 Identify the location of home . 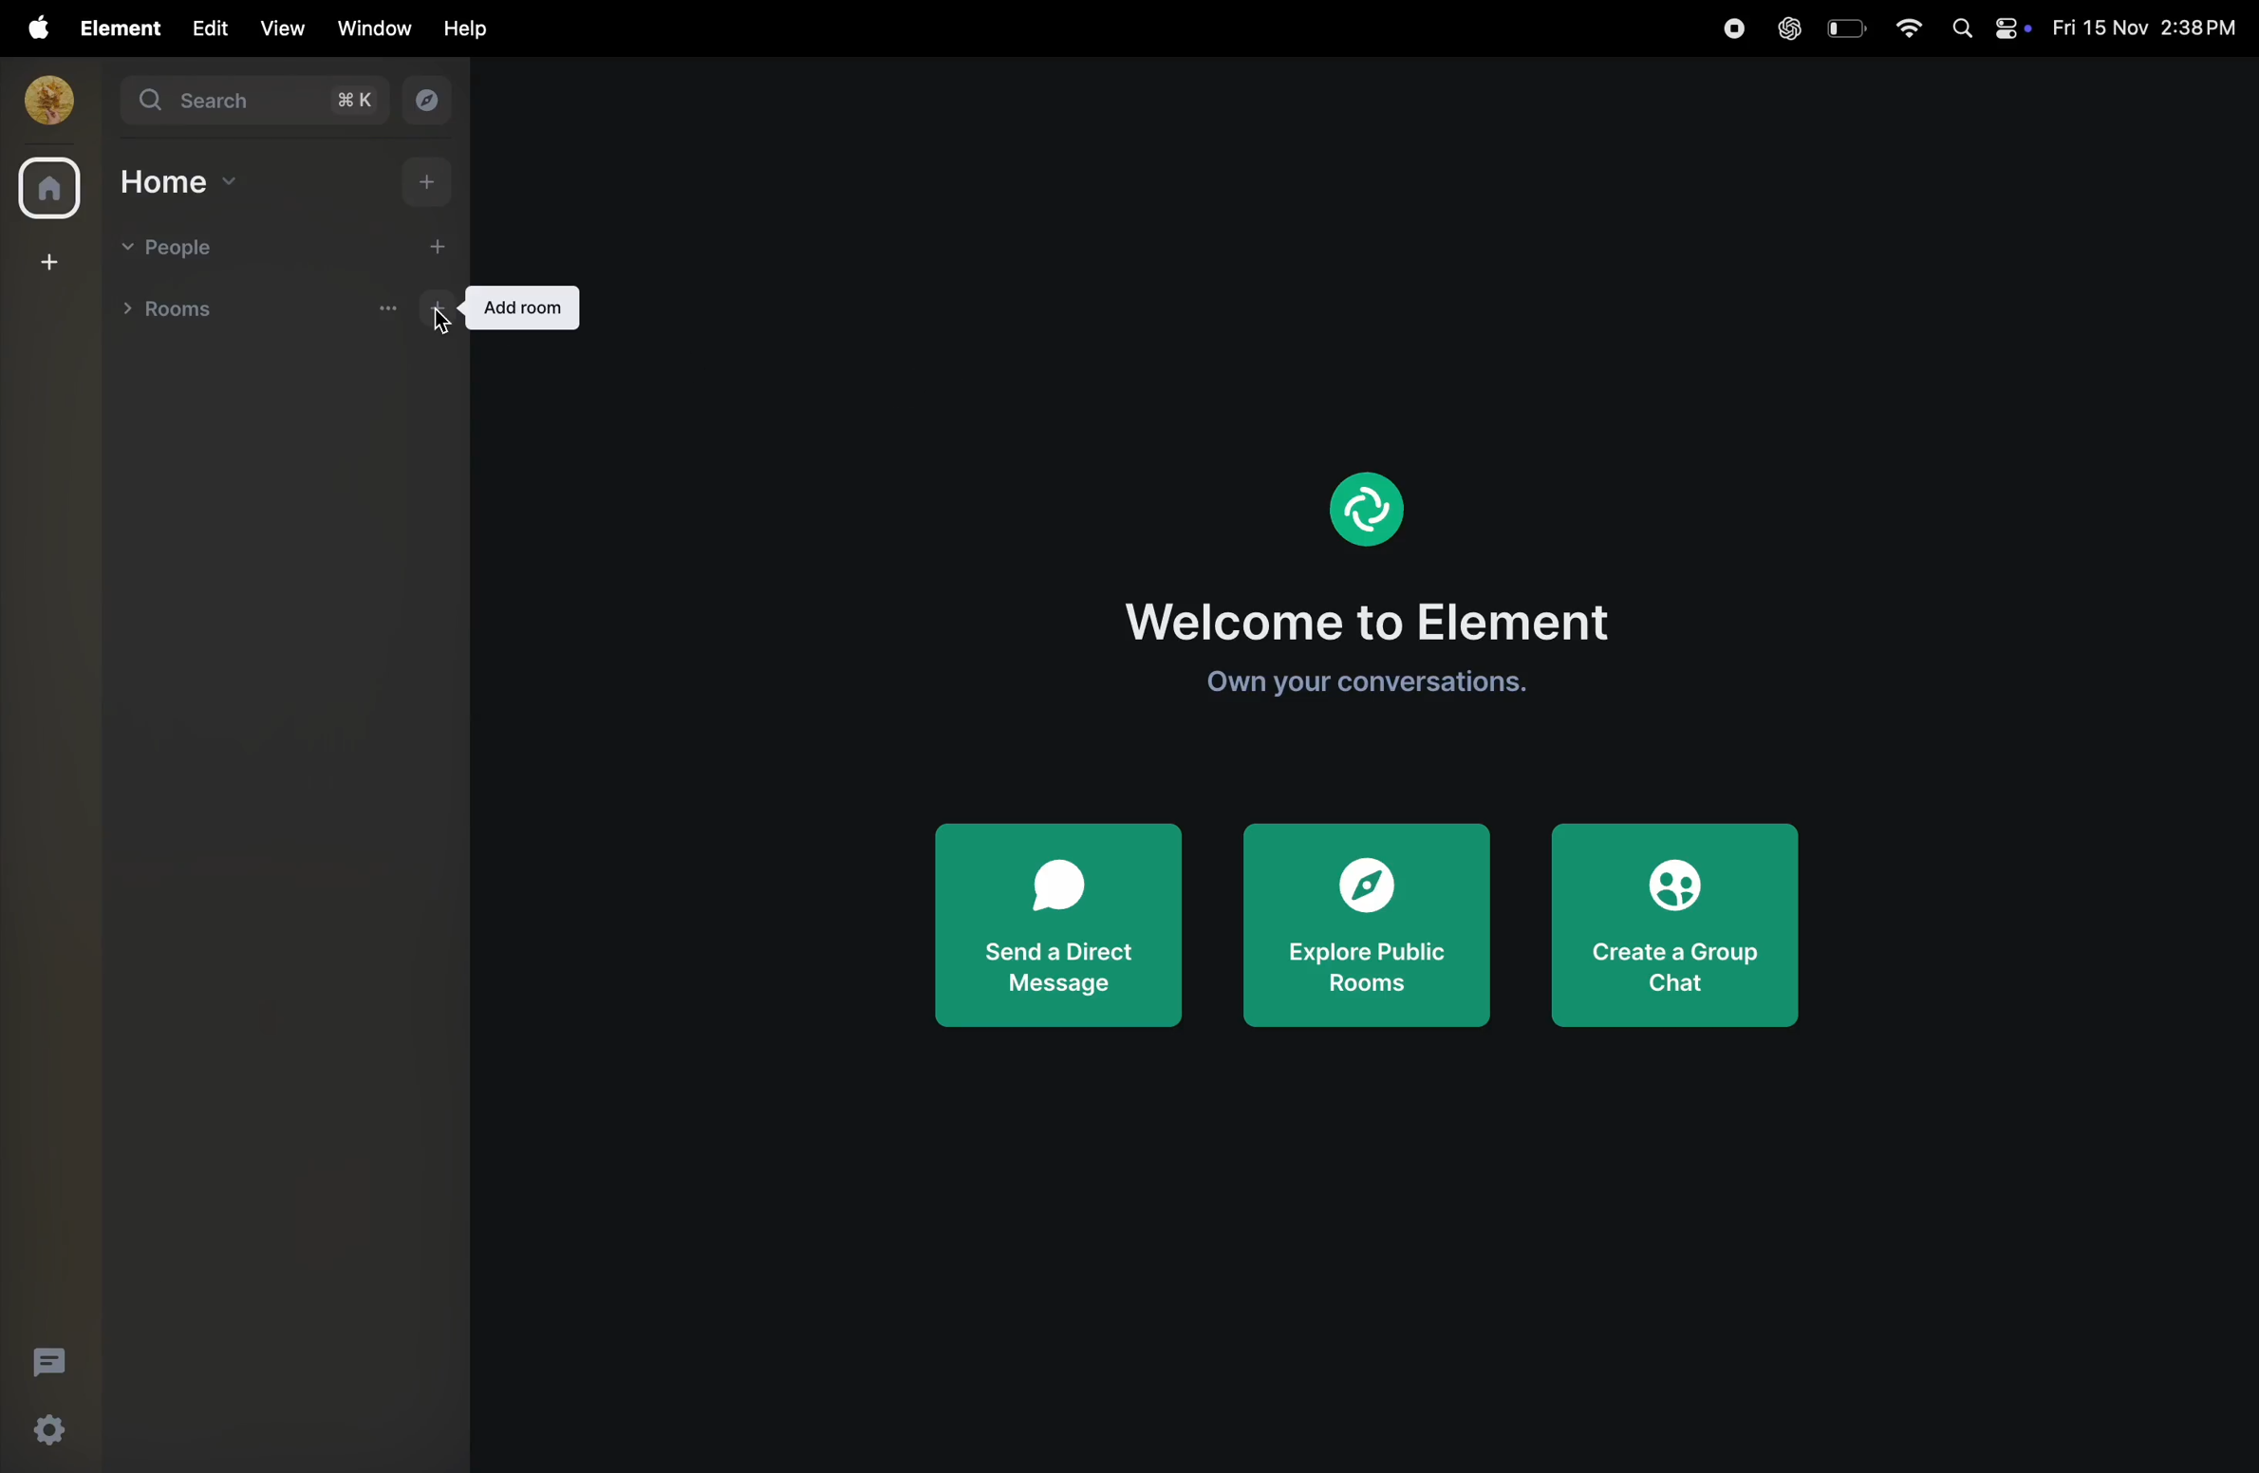
(48, 191).